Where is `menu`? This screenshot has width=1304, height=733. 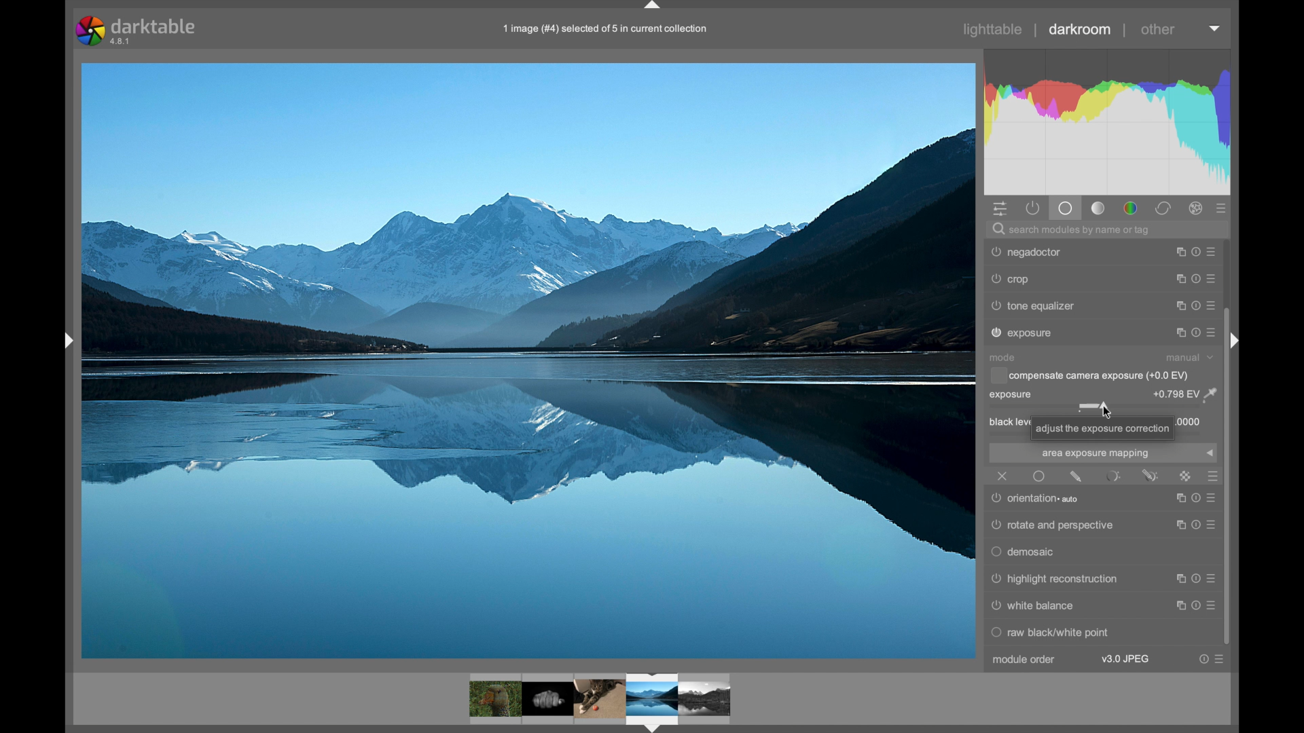 menu is located at coordinates (1194, 607).